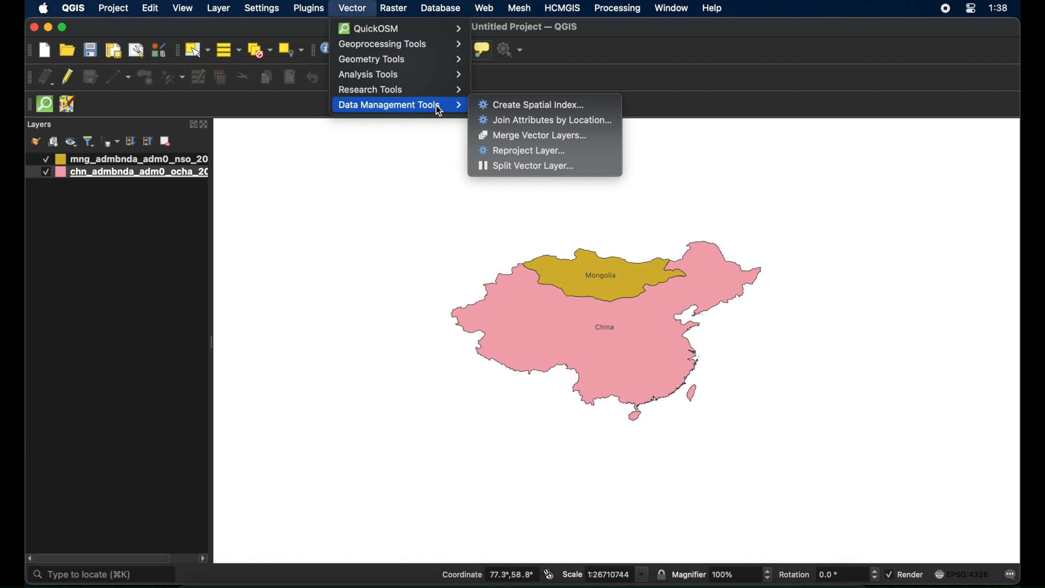  What do you see at coordinates (308, 9) in the screenshot?
I see `plugins` at bounding box center [308, 9].